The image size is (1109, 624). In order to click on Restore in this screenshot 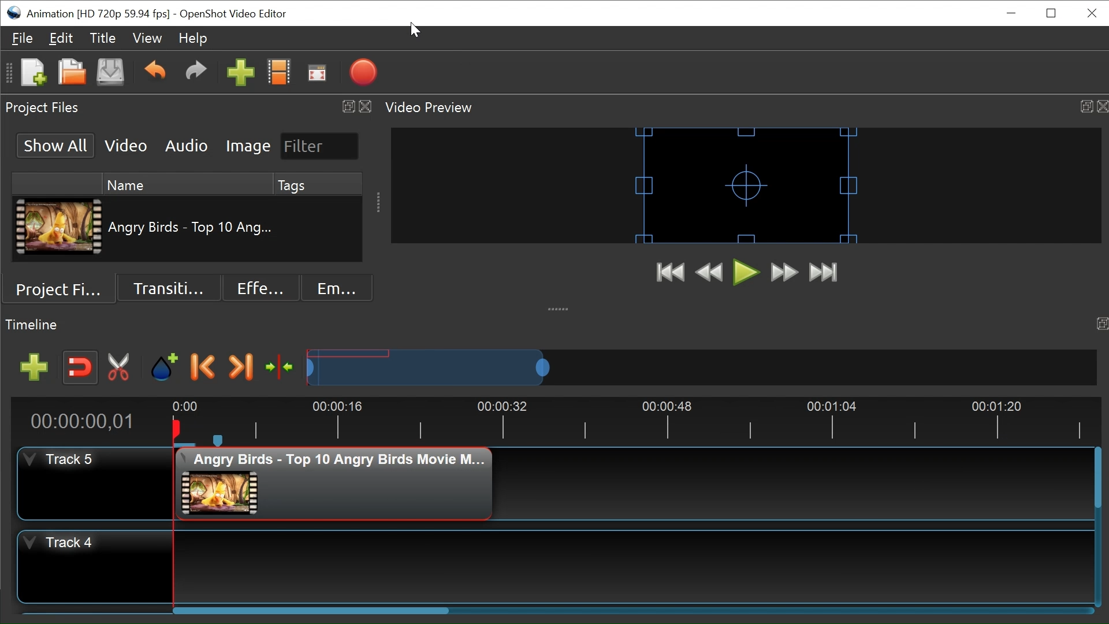, I will do `click(1051, 13)`.